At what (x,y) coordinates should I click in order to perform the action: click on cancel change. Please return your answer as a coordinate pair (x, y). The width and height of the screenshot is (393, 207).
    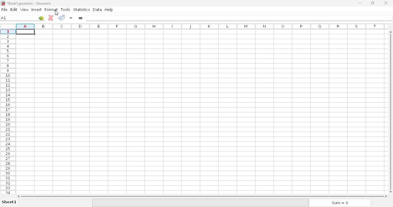
    Looking at the image, I should click on (51, 18).